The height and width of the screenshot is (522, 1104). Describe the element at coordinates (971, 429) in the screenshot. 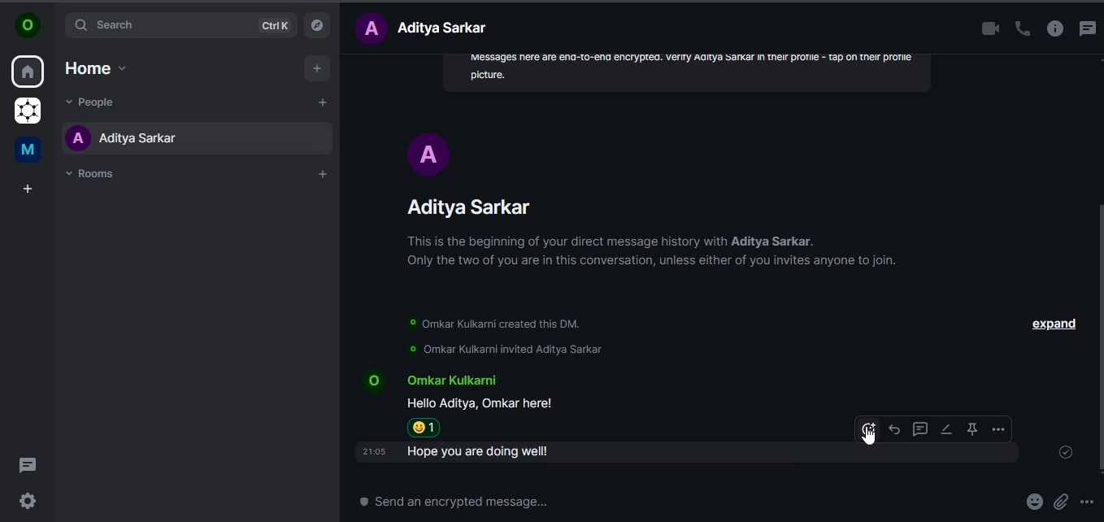

I see `pin` at that location.